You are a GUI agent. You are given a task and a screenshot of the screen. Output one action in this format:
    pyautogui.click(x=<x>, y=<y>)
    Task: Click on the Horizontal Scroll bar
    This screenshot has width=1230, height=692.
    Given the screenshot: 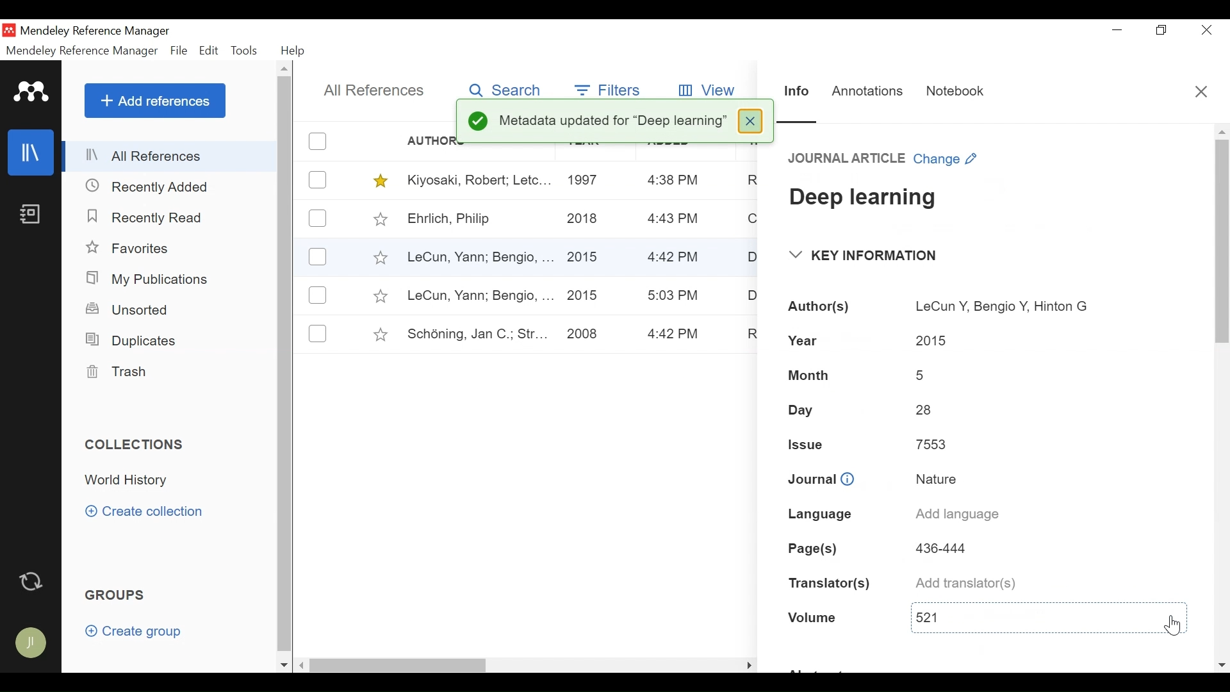 What is the action you would take?
    pyautogui.click(x=505, y=664)
    